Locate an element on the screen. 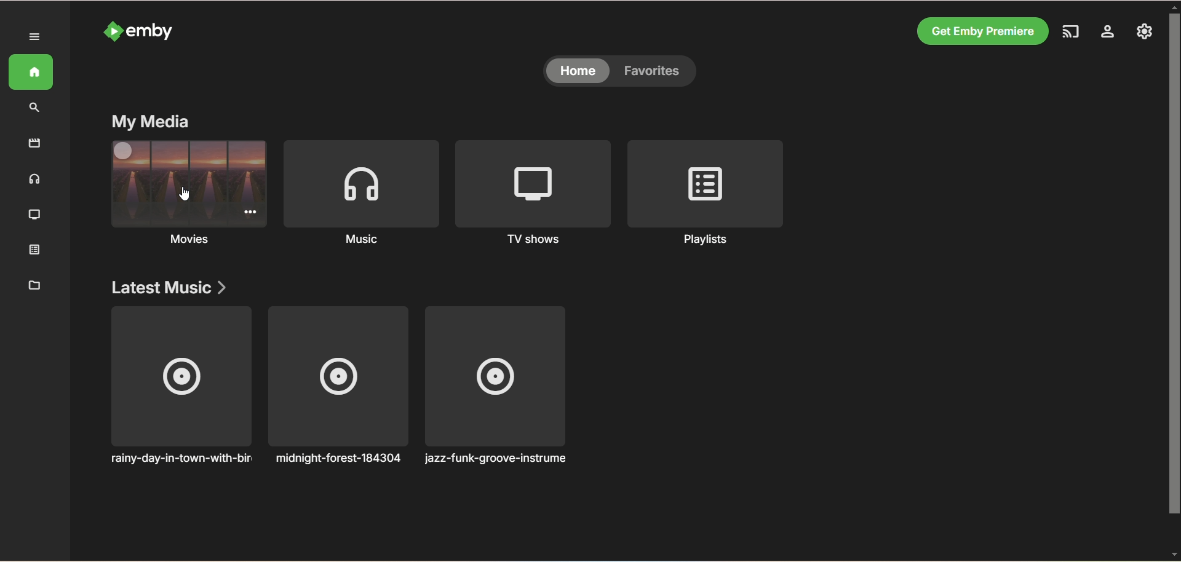  manage emby server is located at coordinates (1105, 32).